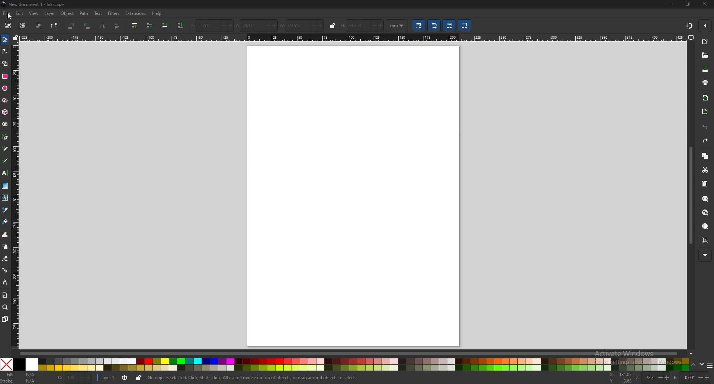 This screenshot has width=714, height=384. I want to click on select all objects, so click(7, 25).